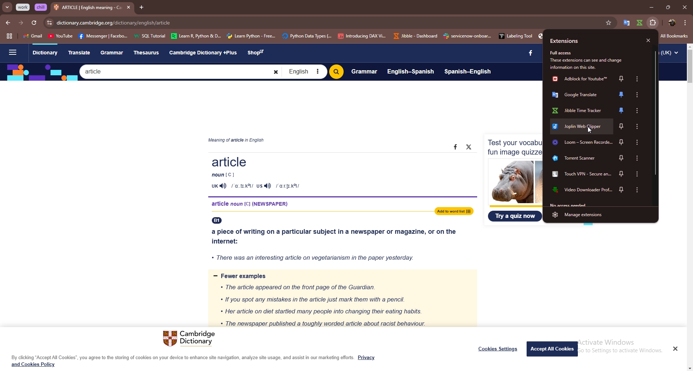  What do you see at coordinates (672, 23) in the screenshot?
I see `profile` at bounding box center [672, 23].